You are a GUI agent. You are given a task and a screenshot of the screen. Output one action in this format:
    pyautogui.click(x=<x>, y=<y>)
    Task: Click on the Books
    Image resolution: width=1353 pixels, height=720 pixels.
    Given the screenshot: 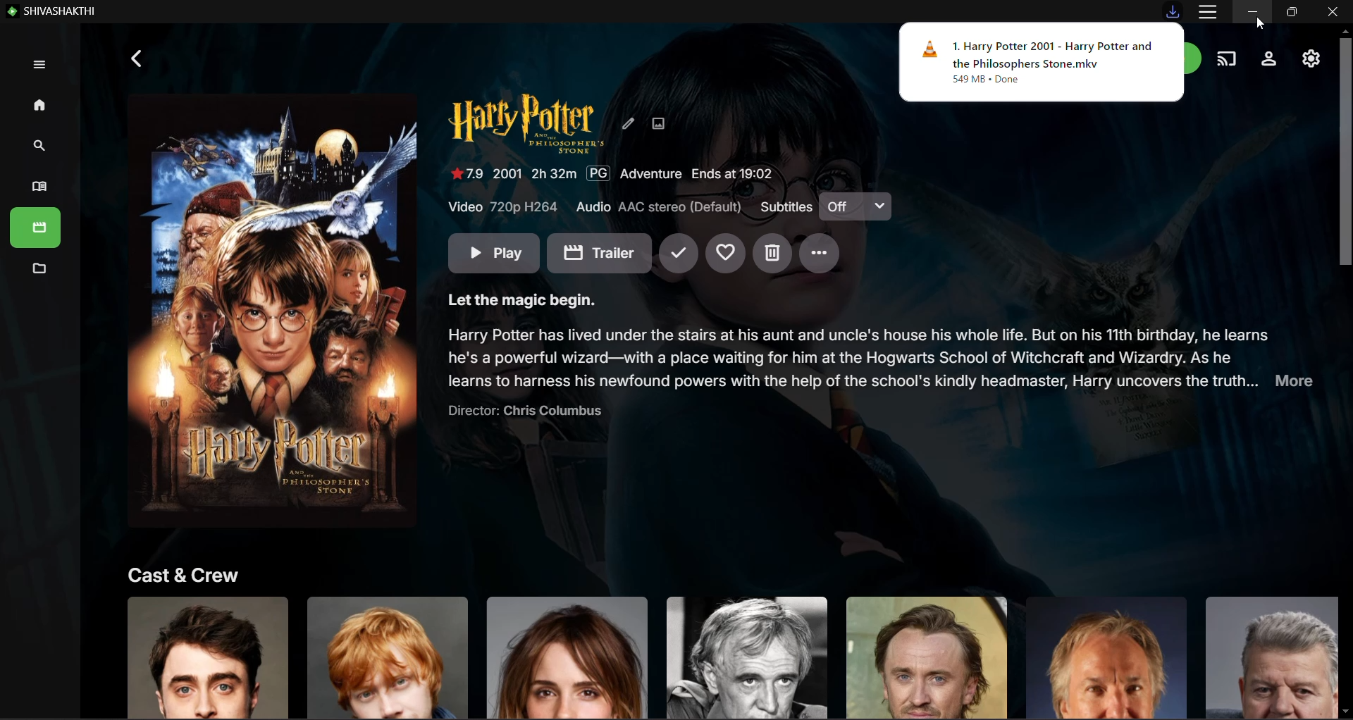 What is the action you would take?
    pyautogui.click(x=35, y=187)
    